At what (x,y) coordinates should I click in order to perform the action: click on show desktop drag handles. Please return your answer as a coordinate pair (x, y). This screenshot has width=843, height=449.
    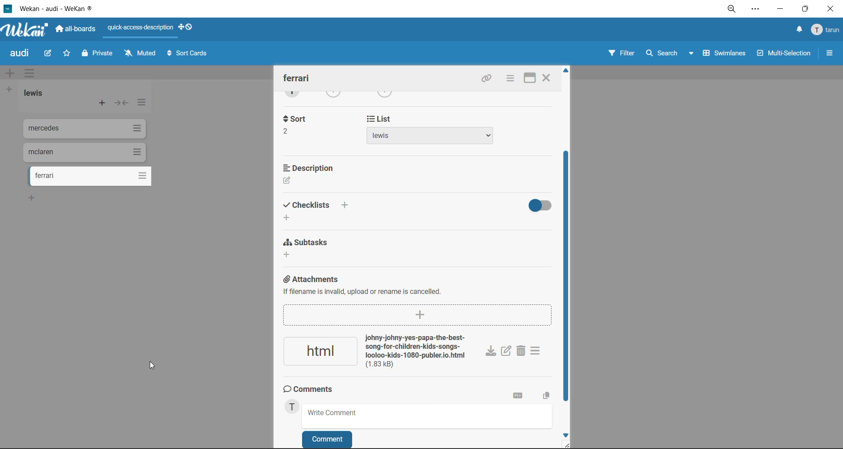
    Looking at the image, I should click on (187, 28).